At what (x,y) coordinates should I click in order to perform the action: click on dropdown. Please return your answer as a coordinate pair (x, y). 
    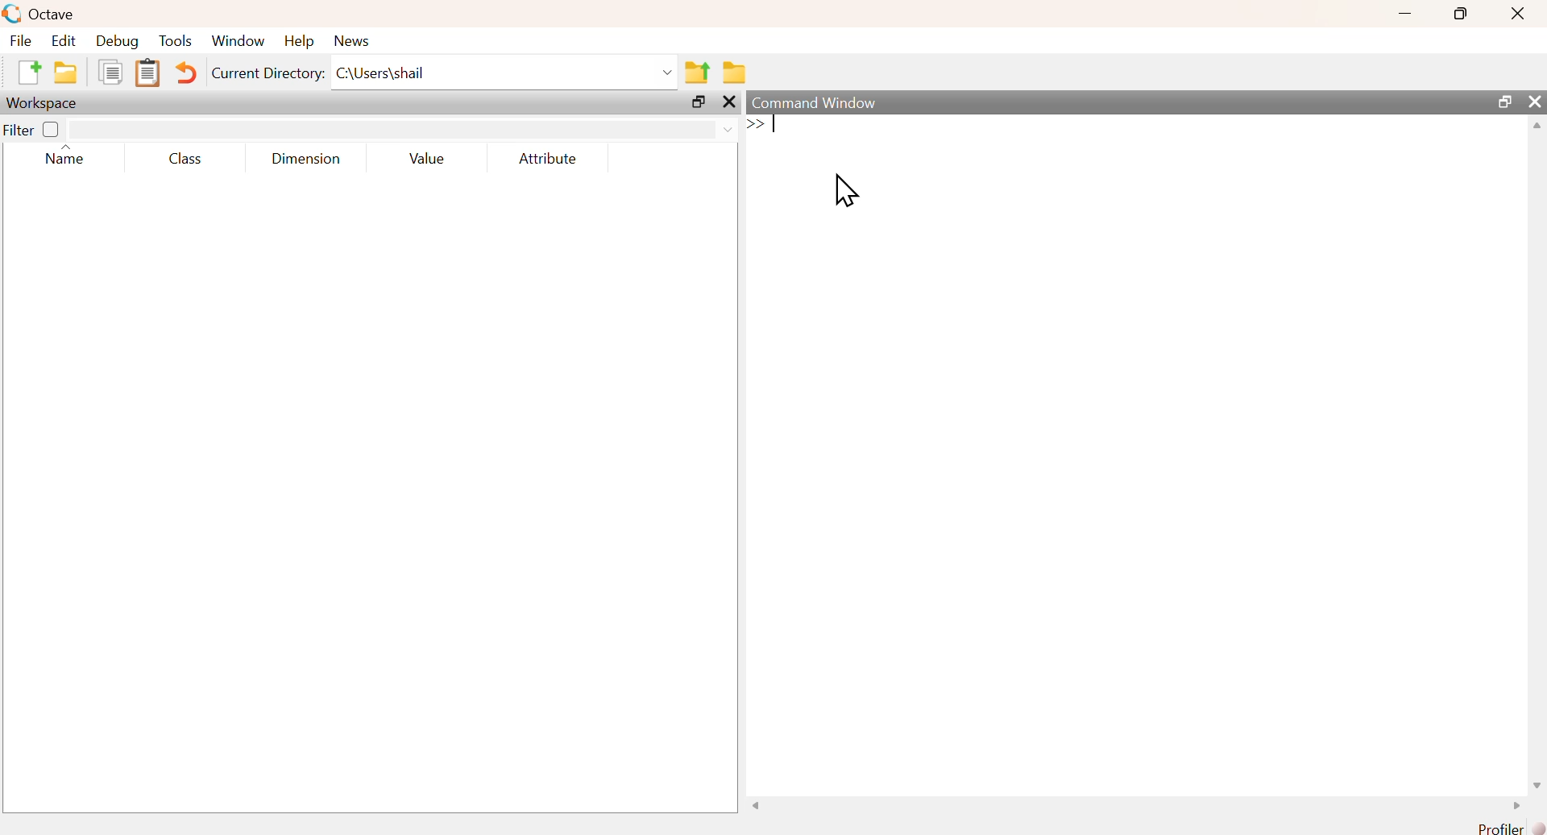
    Looking at the image, I should click on (726, 129).